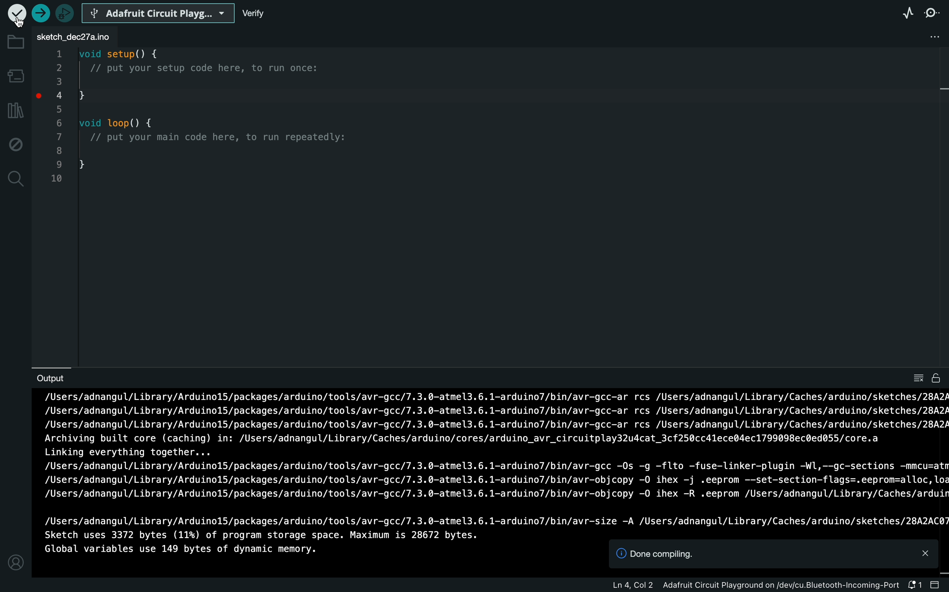 Image resolution: width=949 pixels, height=592 pixels. What do you see at coordinates (266, 545) in the screenshot?
I see `Compiling process` at bounding box center [266, 545].